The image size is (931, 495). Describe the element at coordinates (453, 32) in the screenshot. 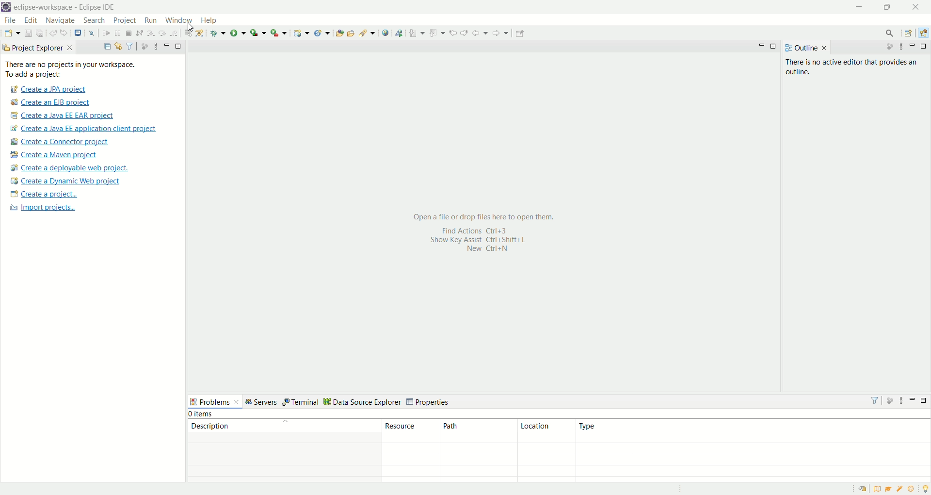

I see `previous edit location` at that location.